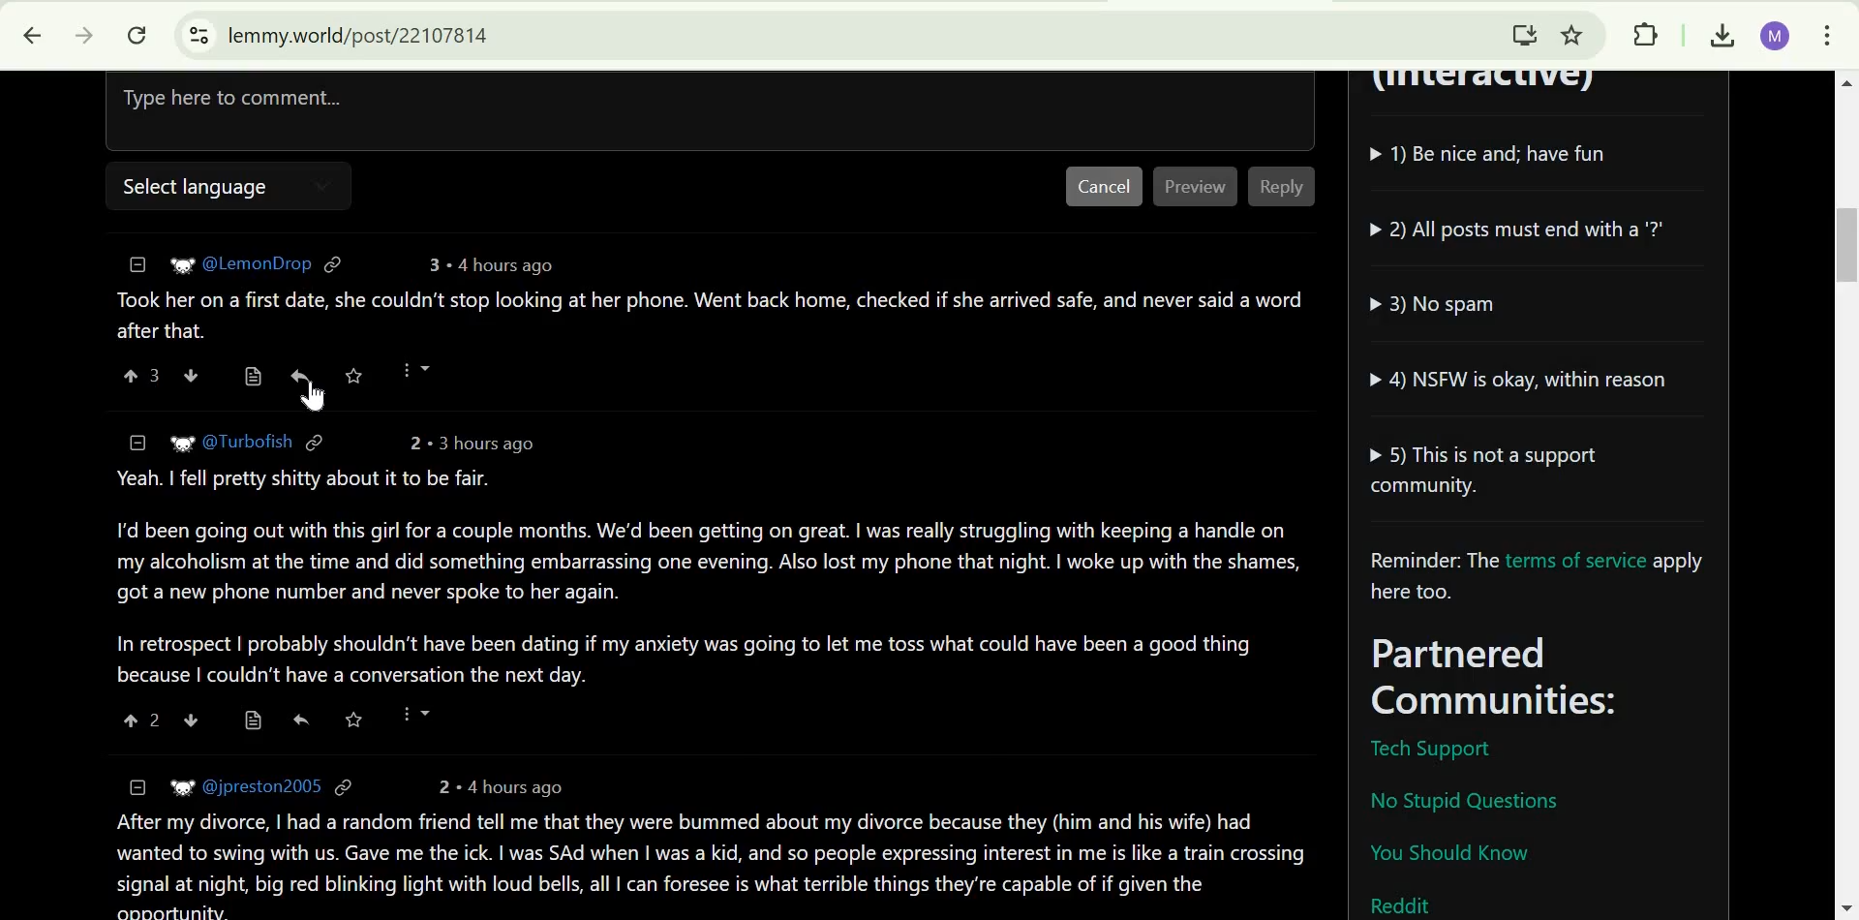  Describe the element at coordinates (439, 787) in the screenshot. I see `2 points` at that location.